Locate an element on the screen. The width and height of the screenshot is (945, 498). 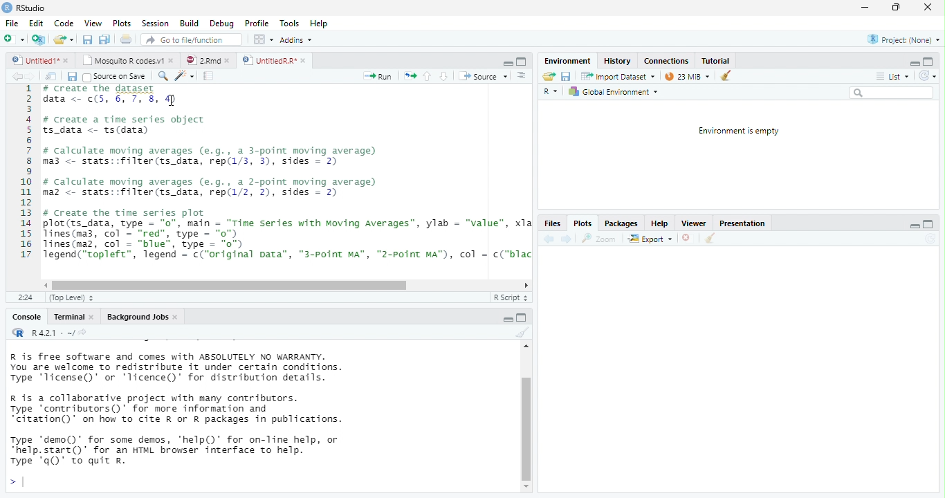
compile report is located at coordinates (210, 75).